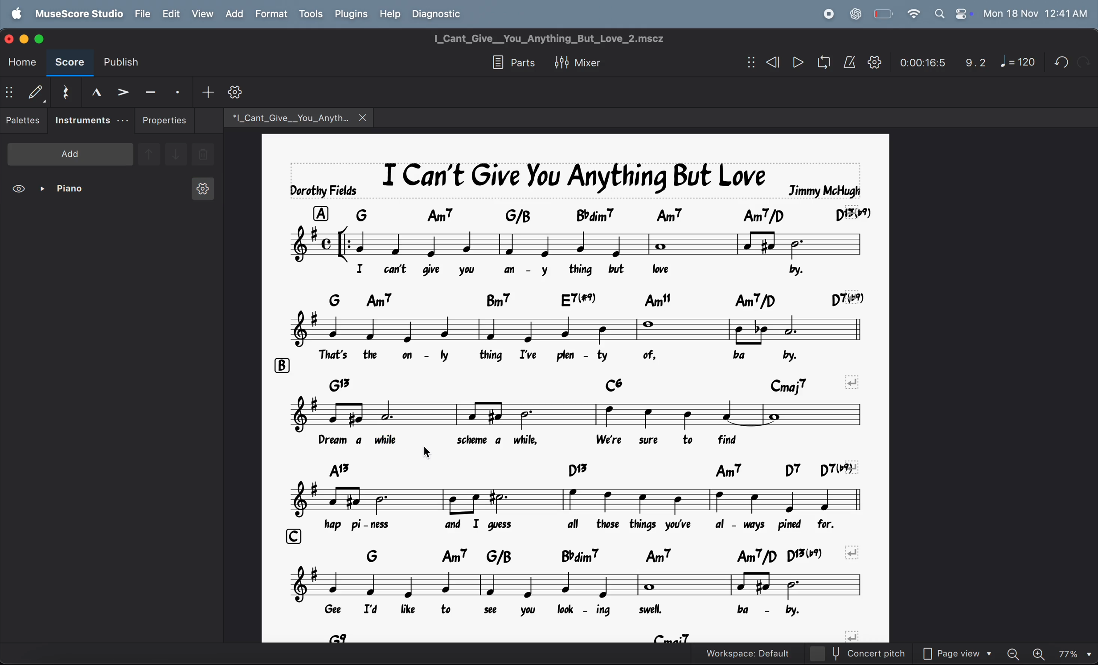 The width and height of the screenshot is (1098, 665). I want to click on add, so click(235, 15).